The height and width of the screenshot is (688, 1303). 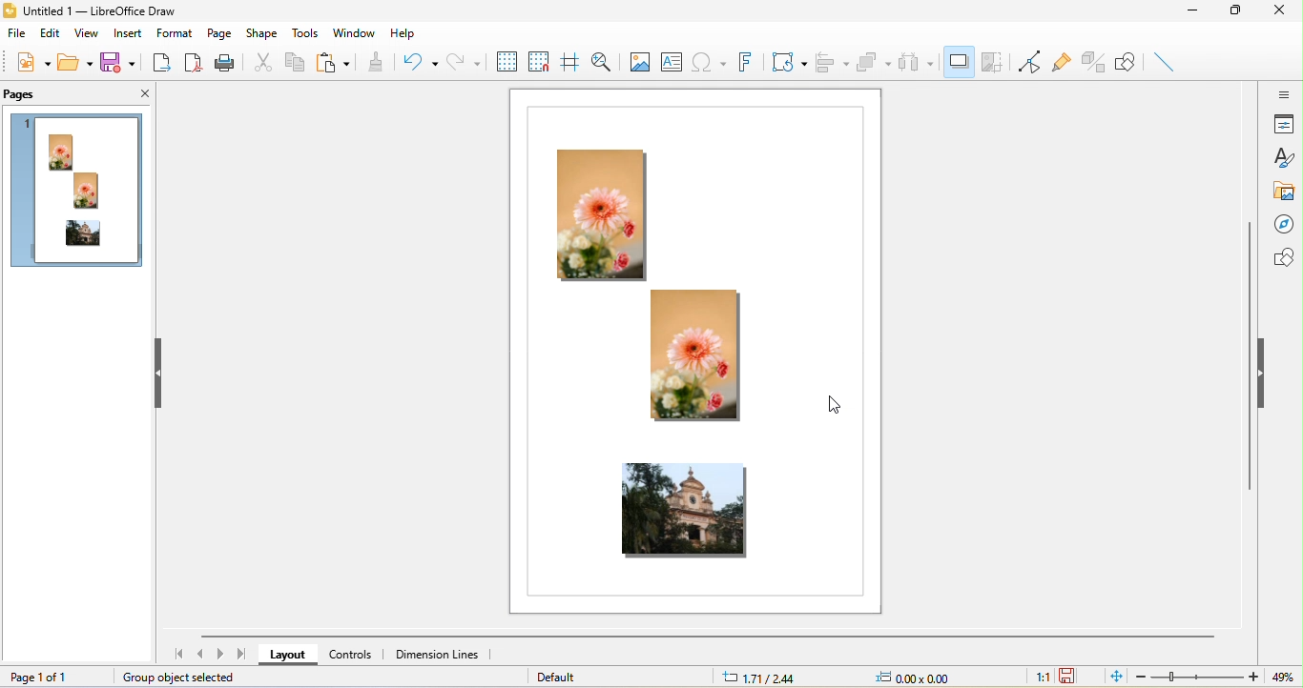 I want to click on toggle point edit mode, so click(x=1028, y=62).